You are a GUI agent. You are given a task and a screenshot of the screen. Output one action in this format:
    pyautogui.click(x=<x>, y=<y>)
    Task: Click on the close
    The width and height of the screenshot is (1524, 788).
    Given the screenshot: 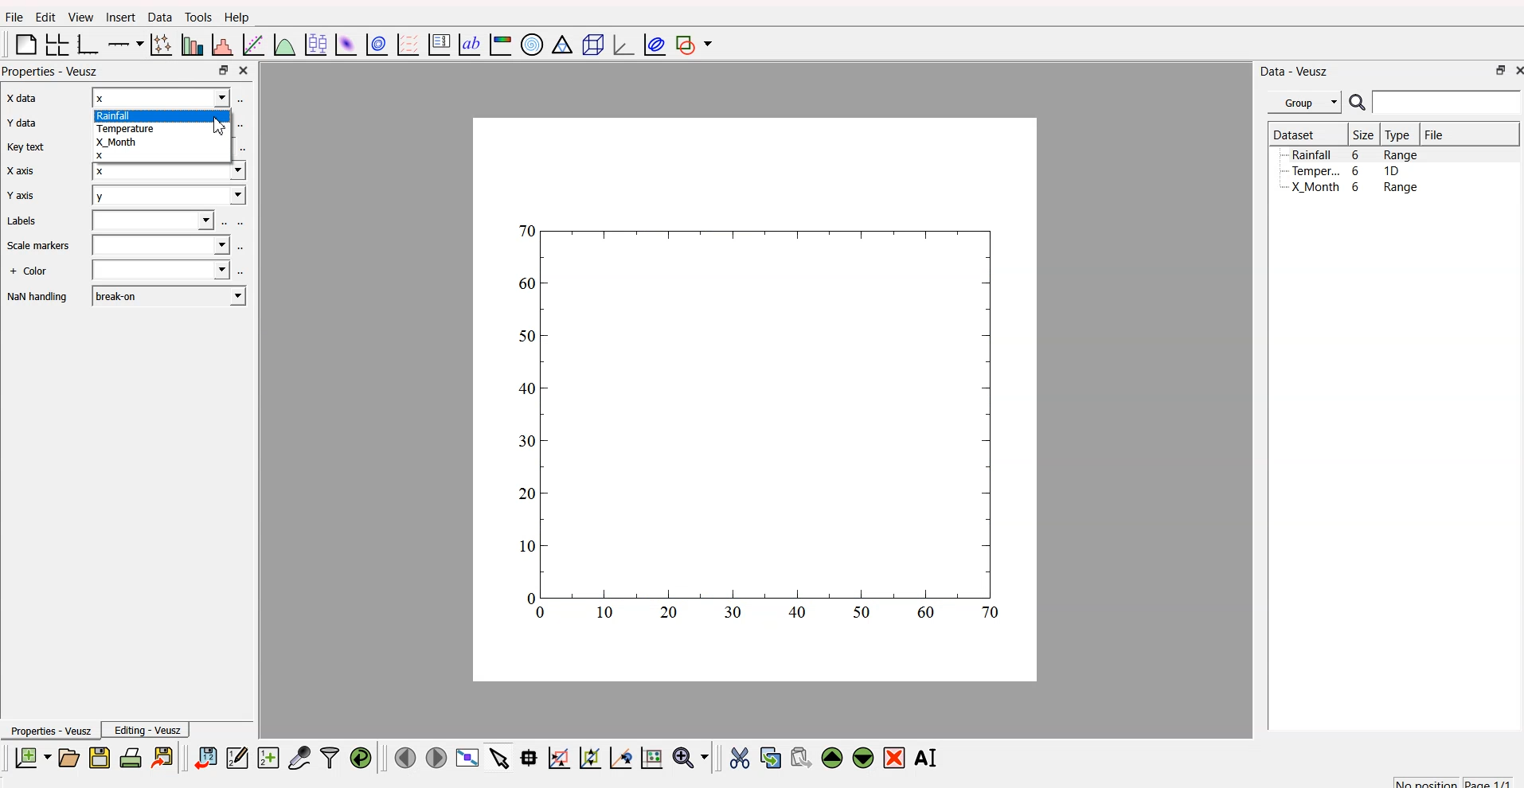 What is the action you would take?
    pyautogui.click(x=1516, y=72)
    